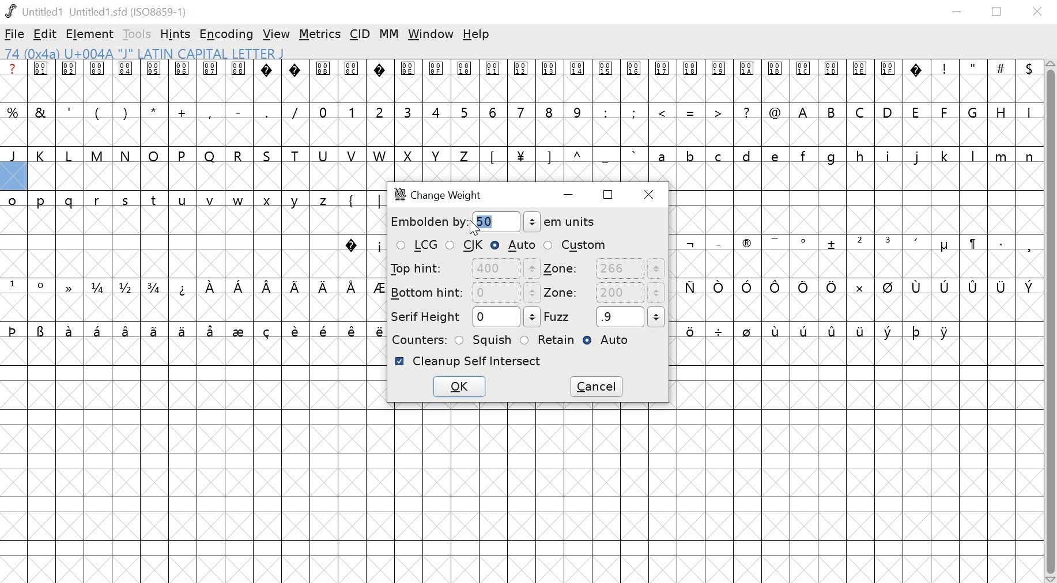  I want to click on restore down, so click(609, 194).